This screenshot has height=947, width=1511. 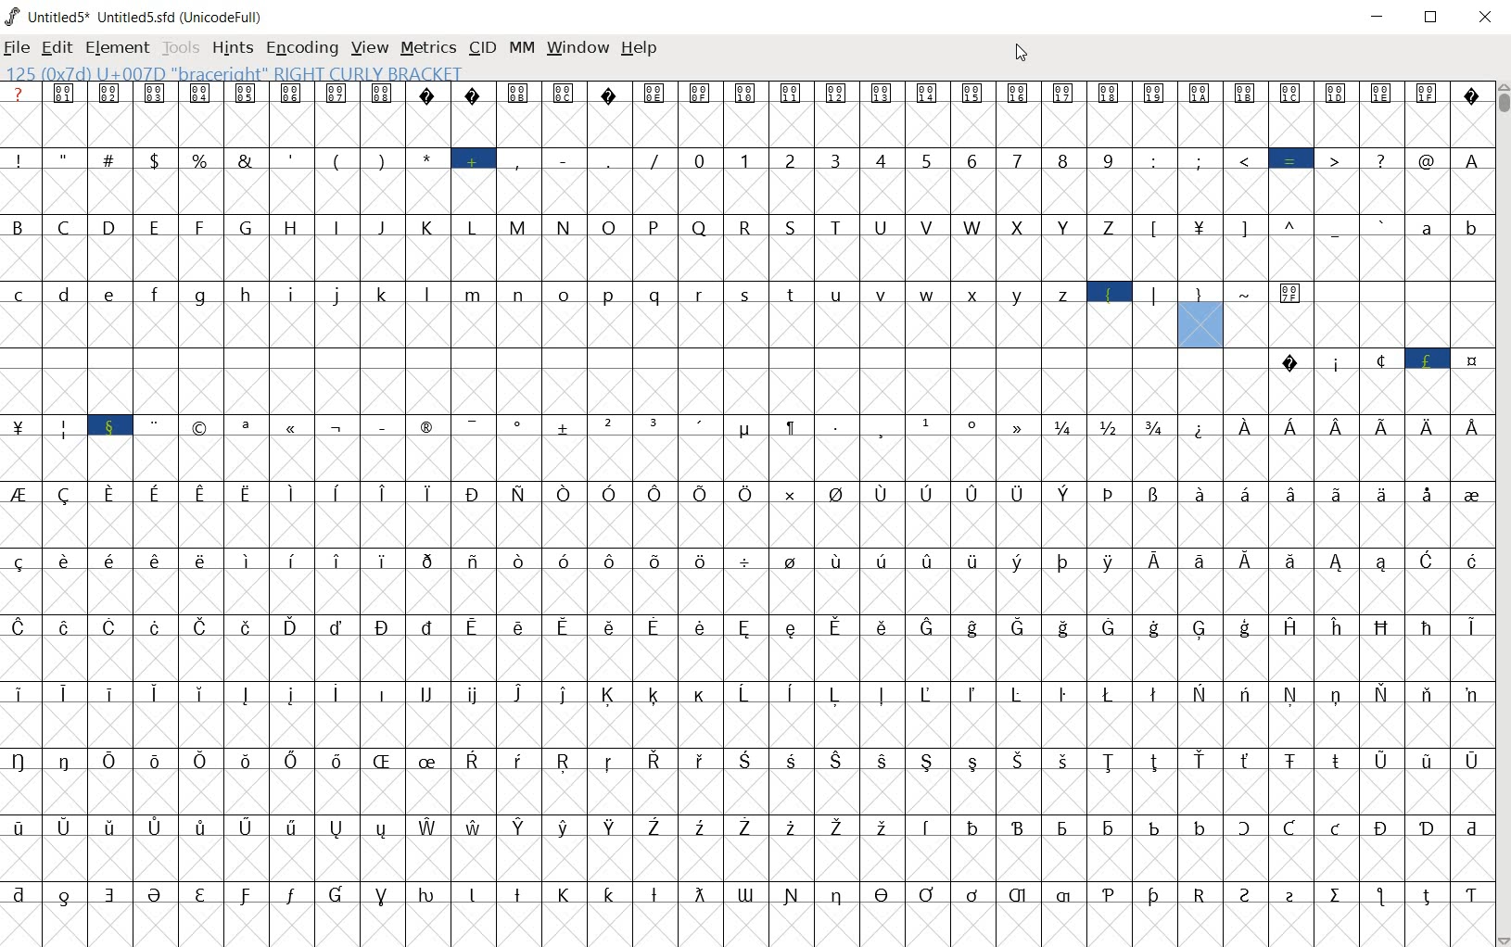 What do you see at coordinates (578, 46) in the screenshot?
I see `WINDOW` at bounding box center [578, 46].